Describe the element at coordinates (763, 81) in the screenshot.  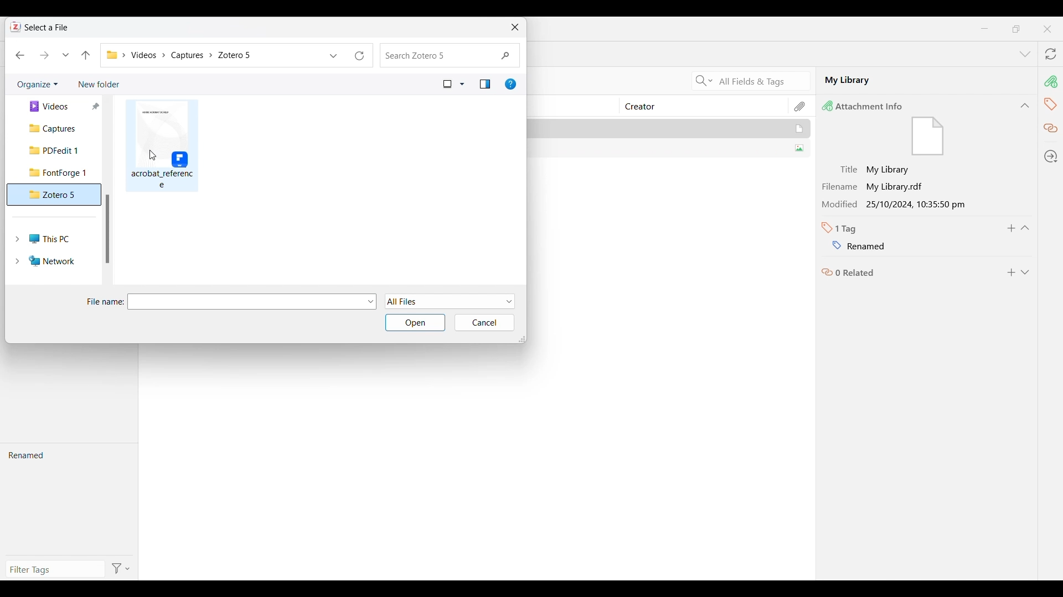
I see `All Fields & Tags` at that location.